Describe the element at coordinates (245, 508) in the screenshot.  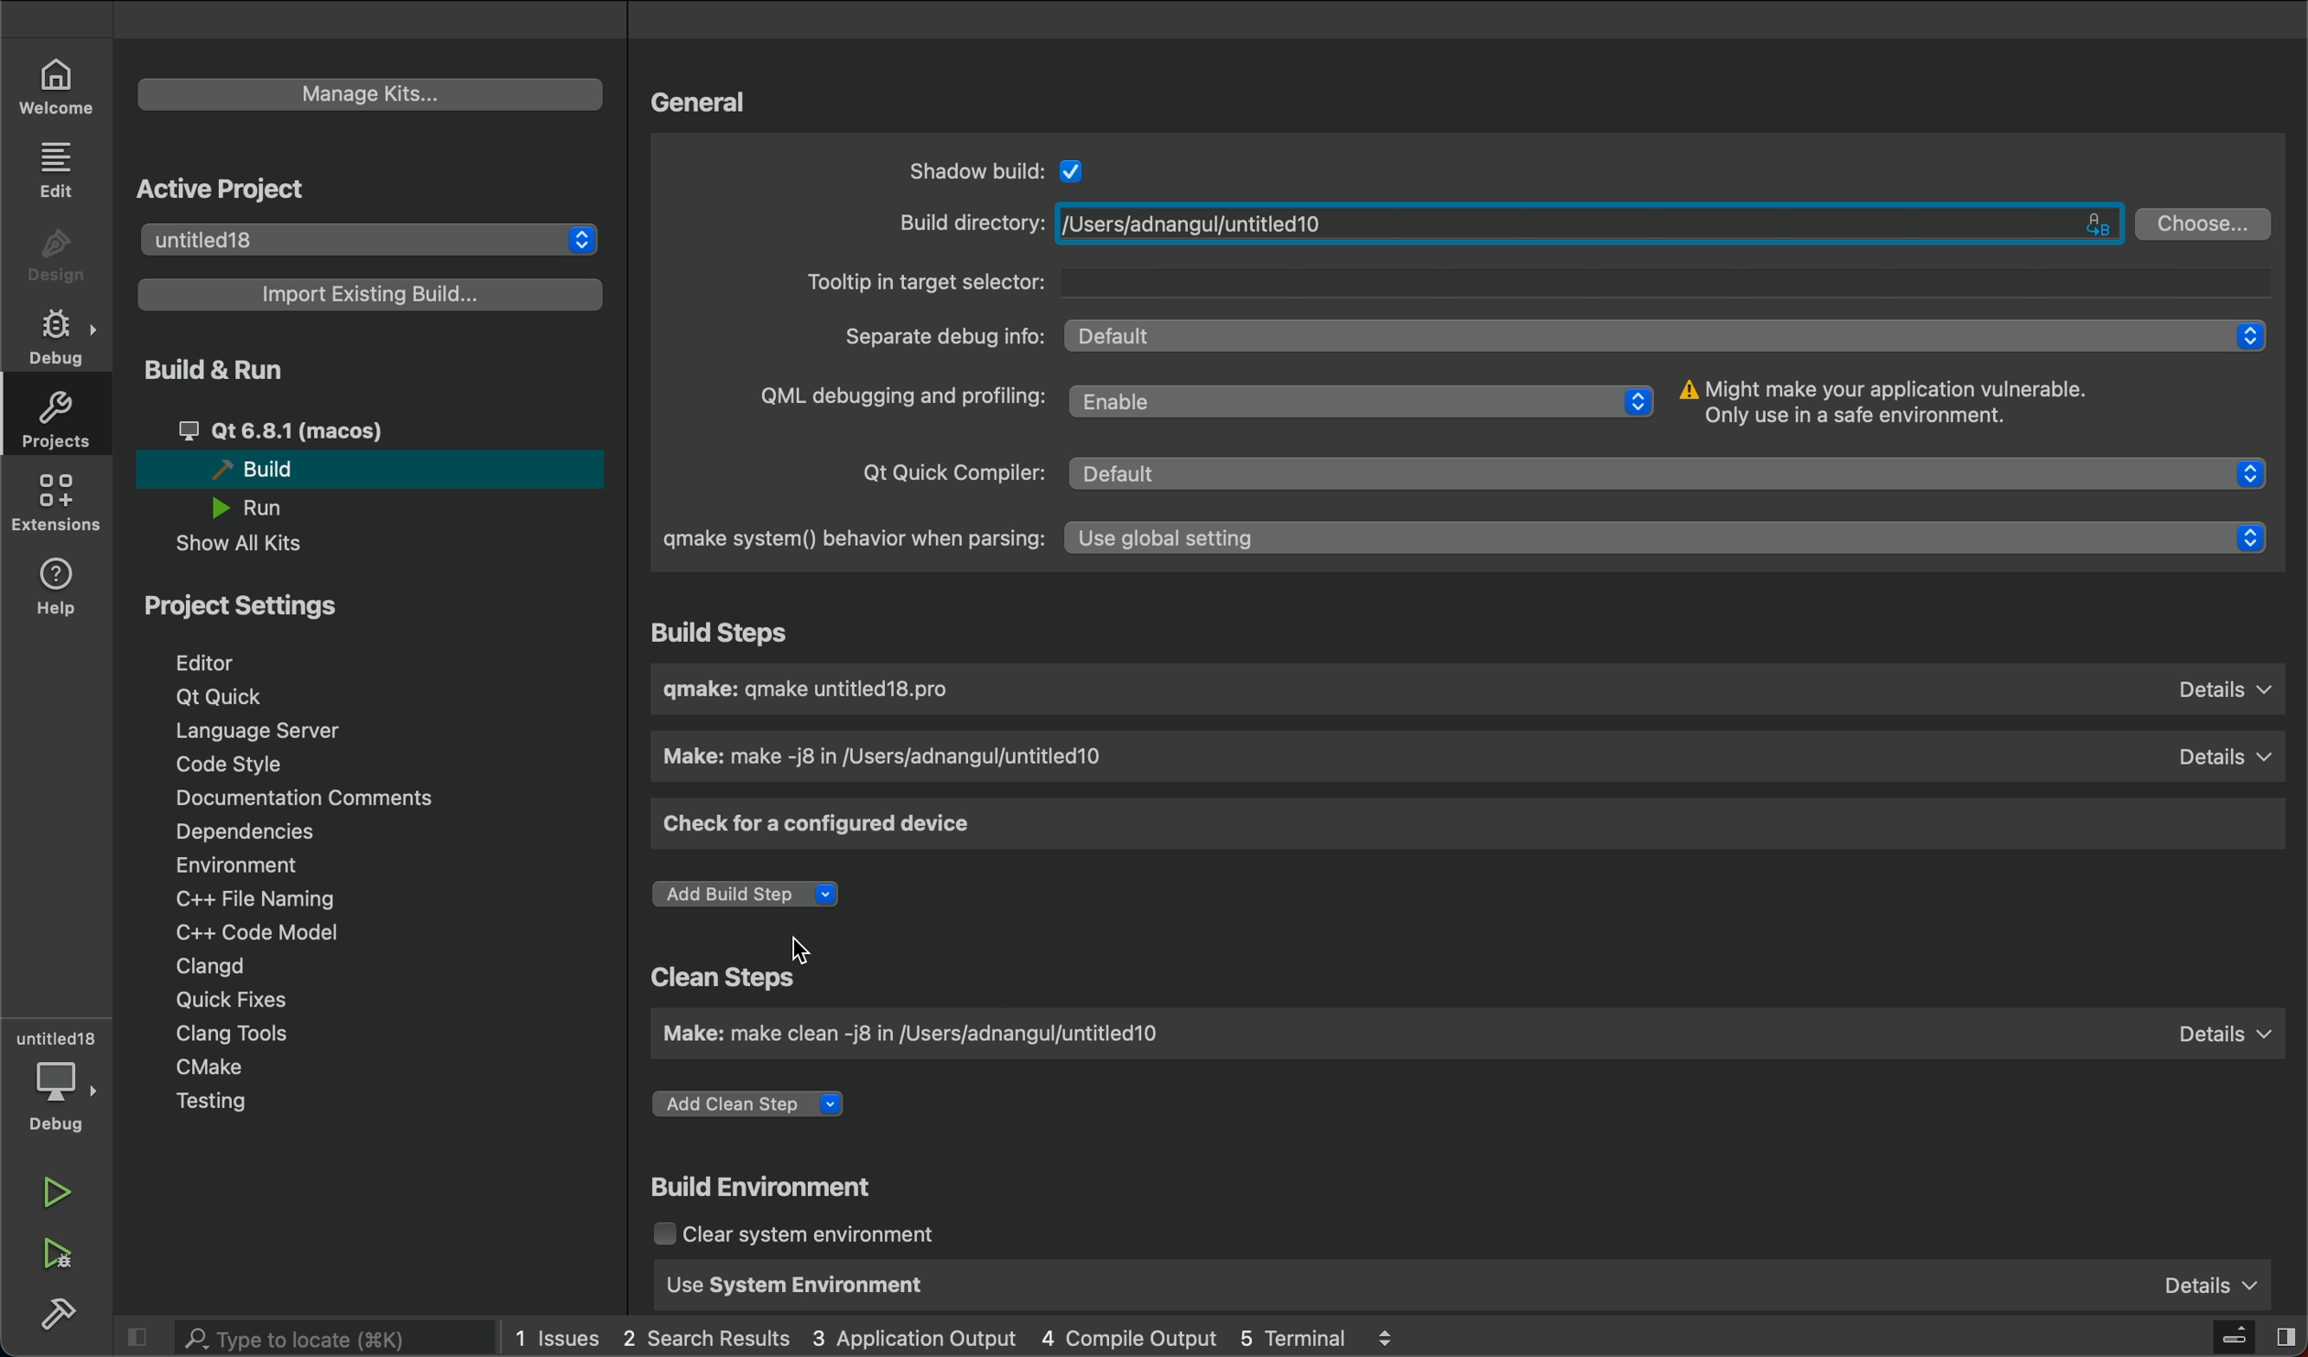
I see `Run` at that location.